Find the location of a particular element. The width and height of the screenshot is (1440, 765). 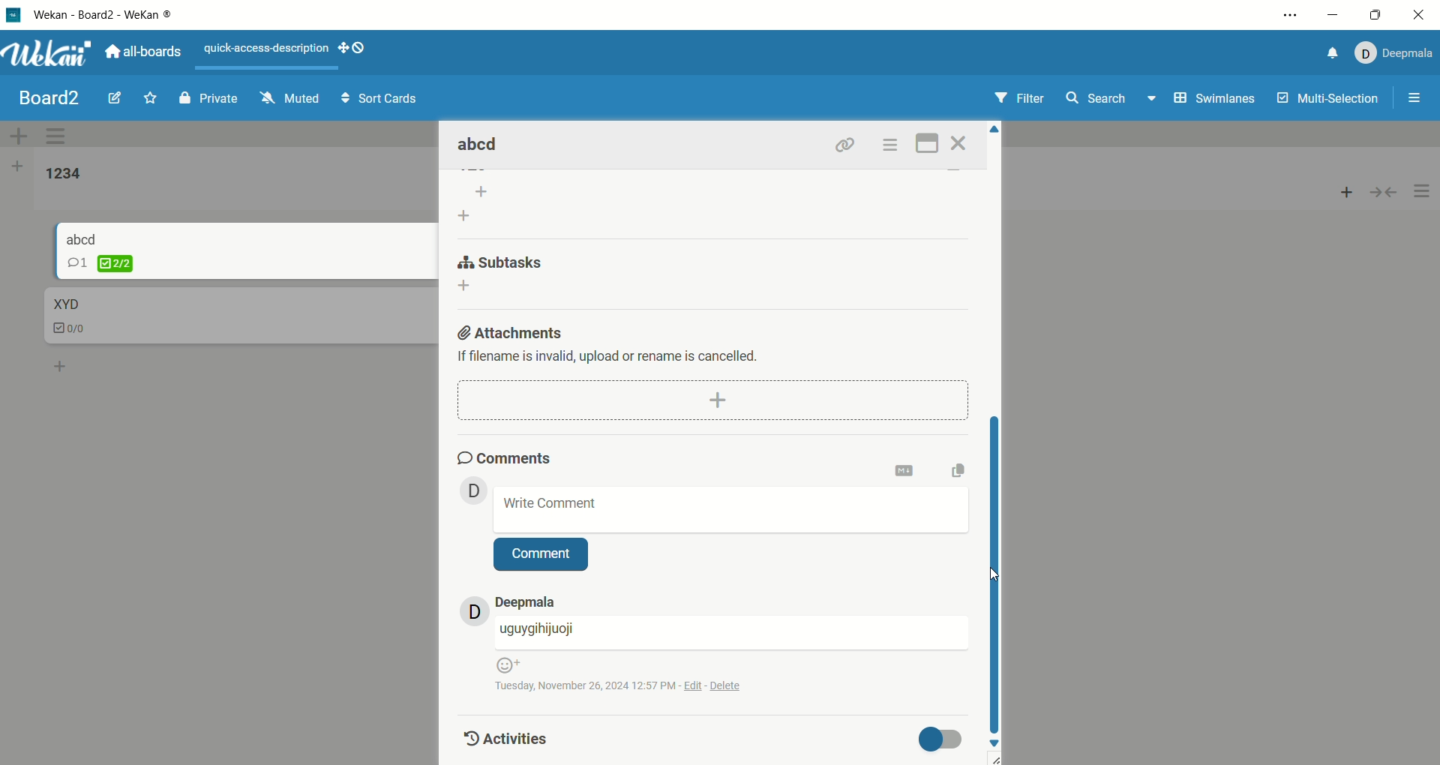

copy is located at coordinates (964, 469).